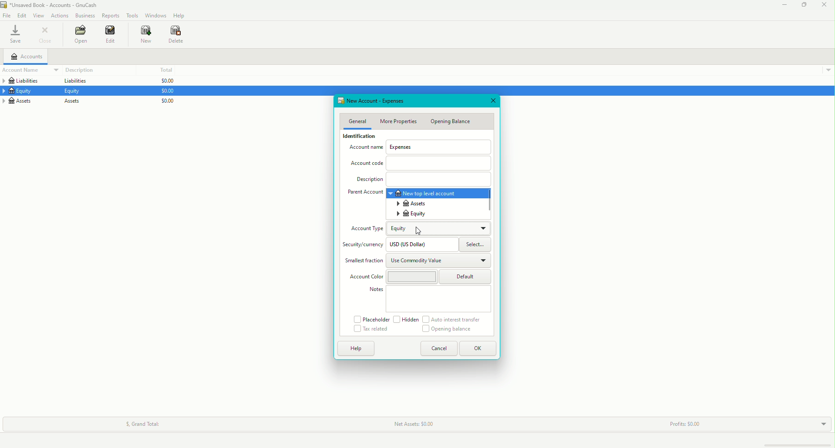 The width and height of the screenshot is (835, 448). I want to click on Account Code, so click(421, 163).